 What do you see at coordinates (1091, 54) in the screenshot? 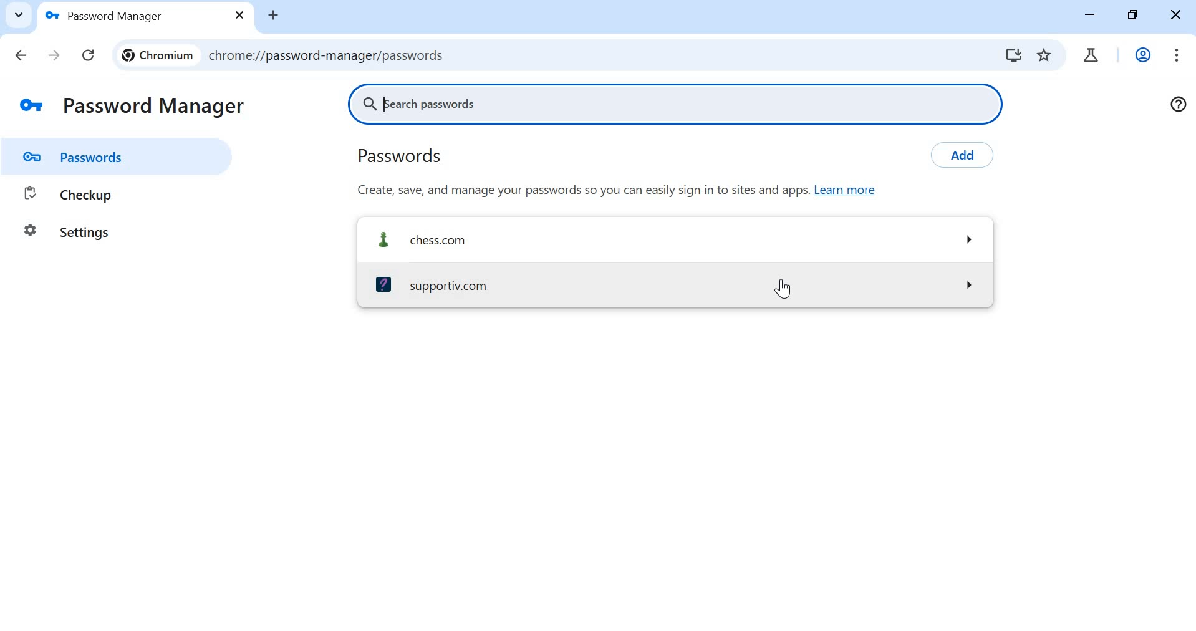
I see `chrome tab` at bounding box center [1091, 54].